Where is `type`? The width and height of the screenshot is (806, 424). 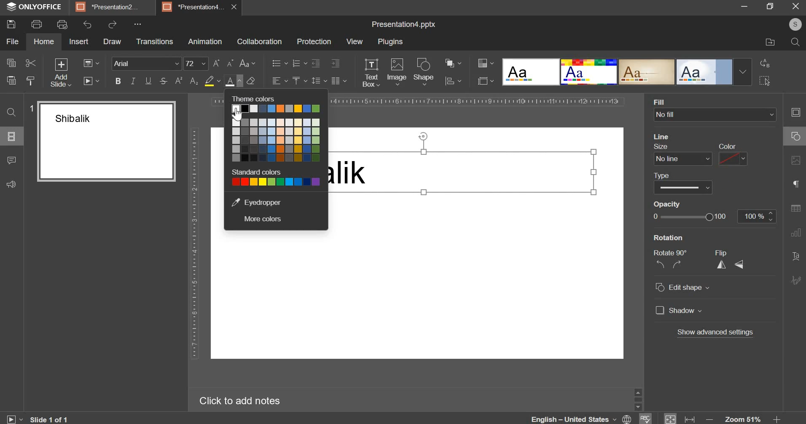 type is located at coordinates (682, 182).